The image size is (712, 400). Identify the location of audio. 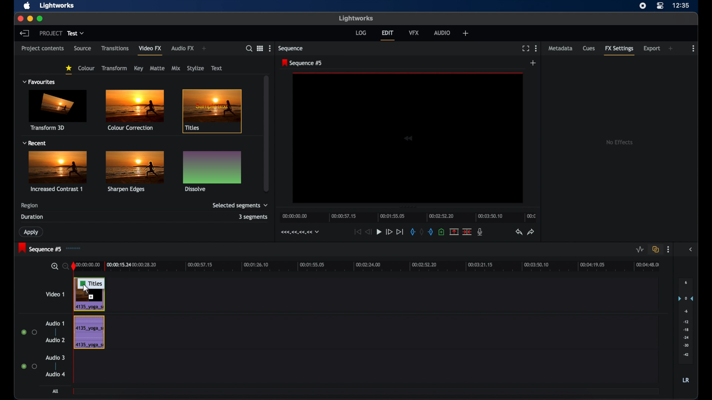
(442, 32).